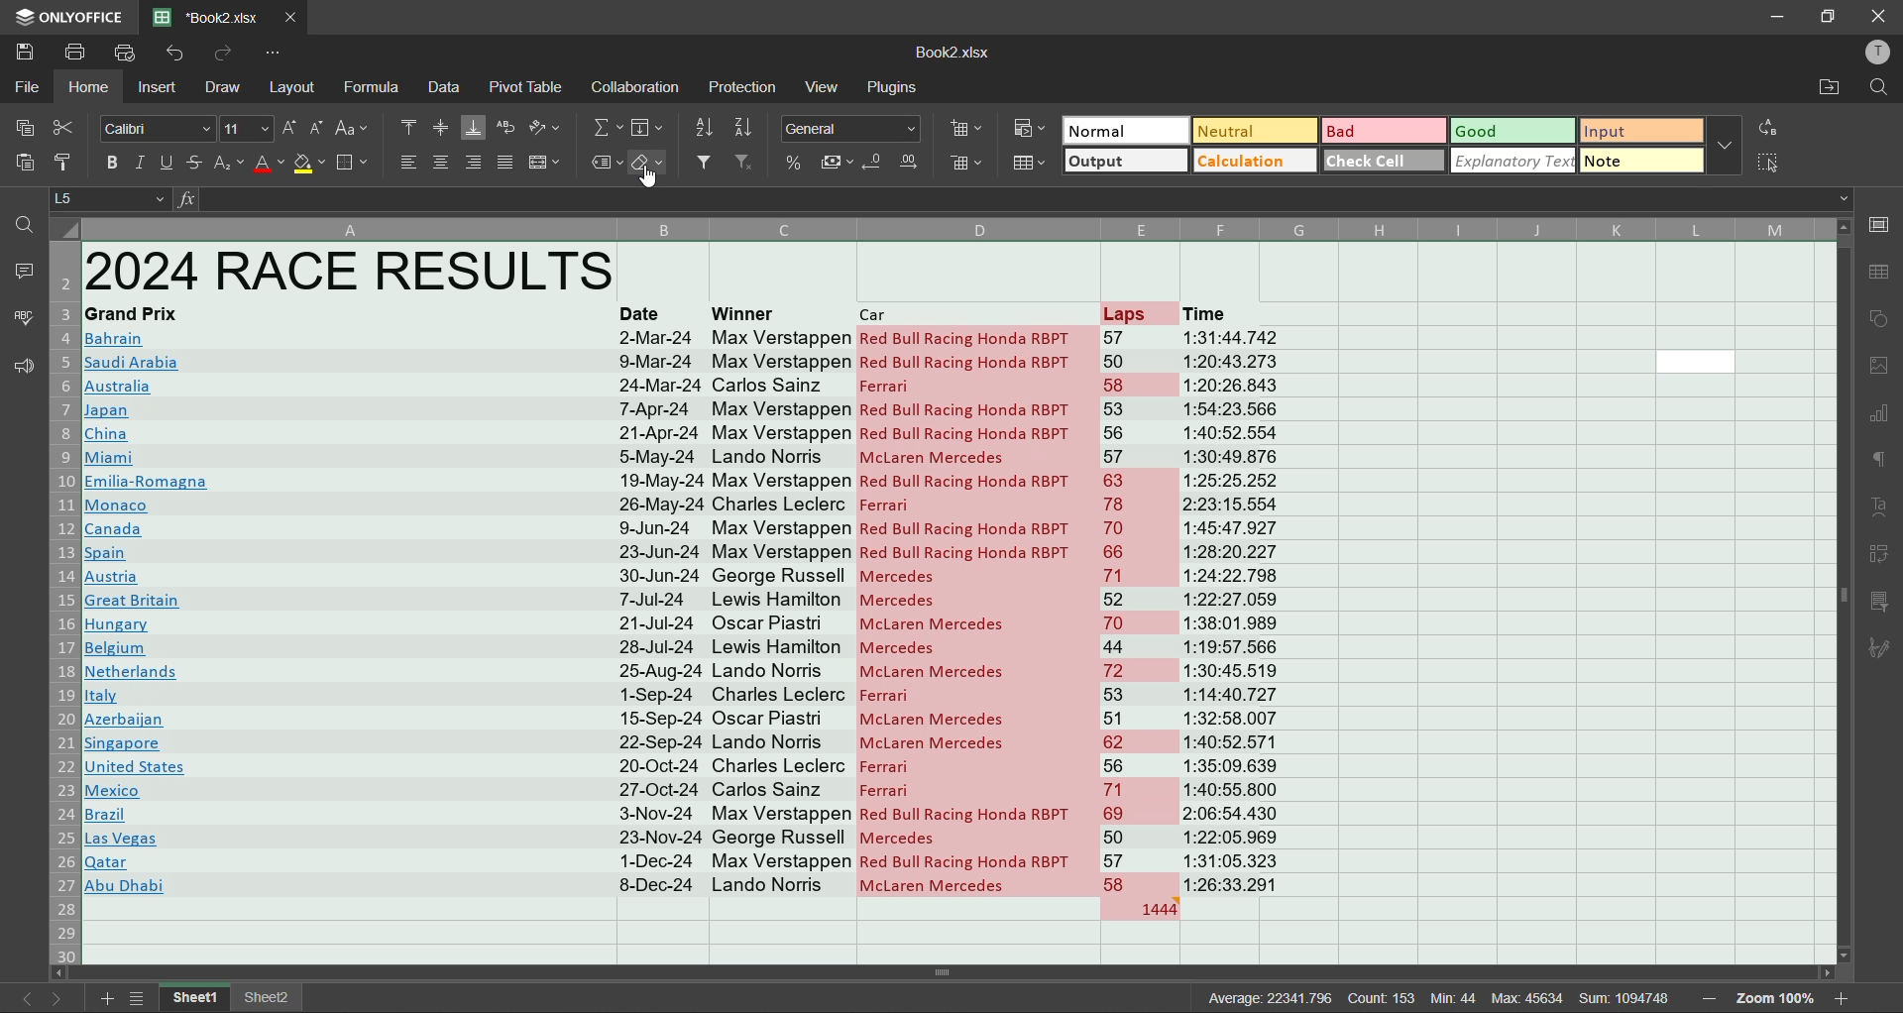 This screenshot has height=1013, width=1903. I want to click on cursor, so click(652, 179).